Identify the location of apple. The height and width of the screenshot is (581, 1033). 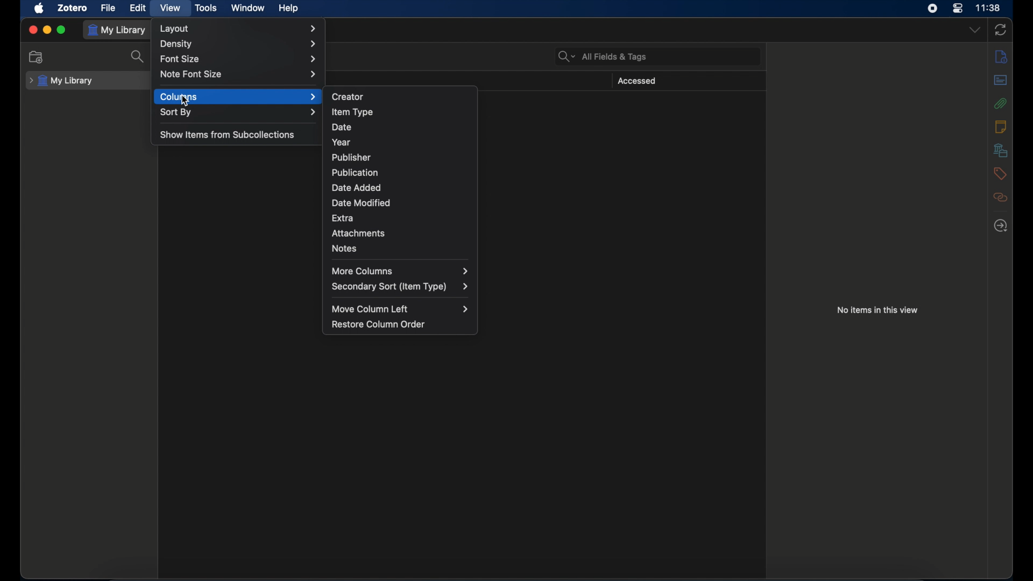
(39, 9).